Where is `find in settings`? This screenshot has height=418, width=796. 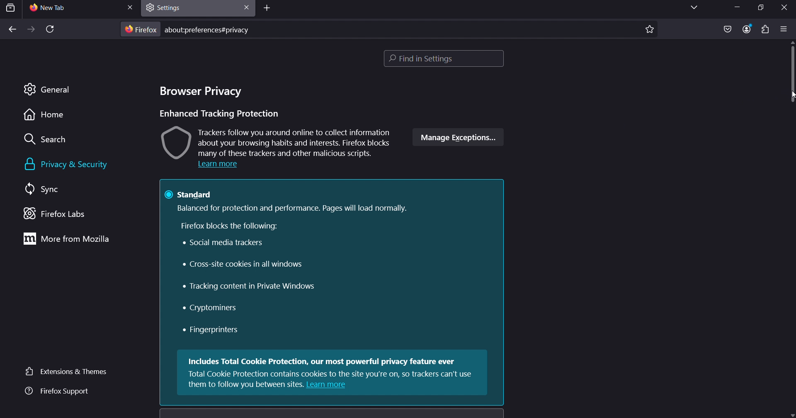
find in settings is located at coordinates (447, 60).